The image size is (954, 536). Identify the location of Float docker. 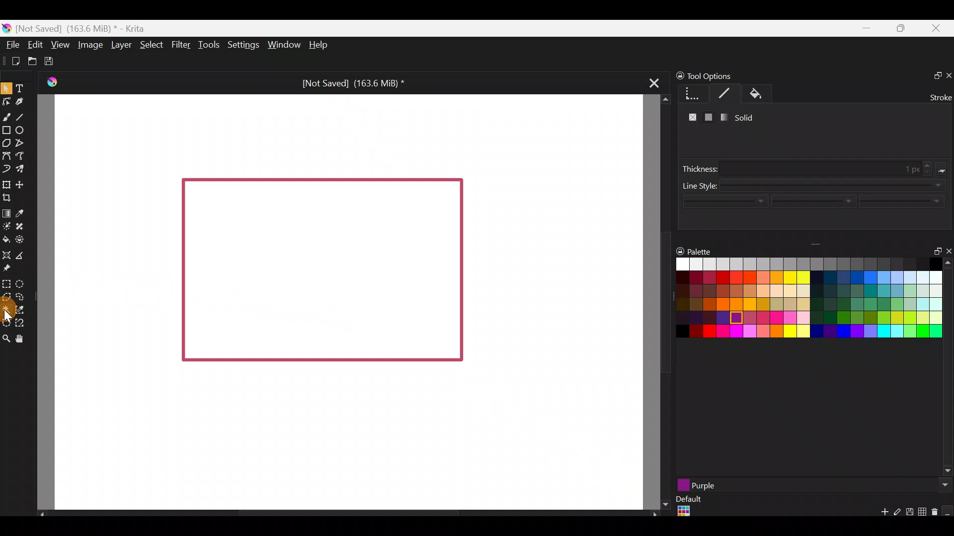
(933, 253).